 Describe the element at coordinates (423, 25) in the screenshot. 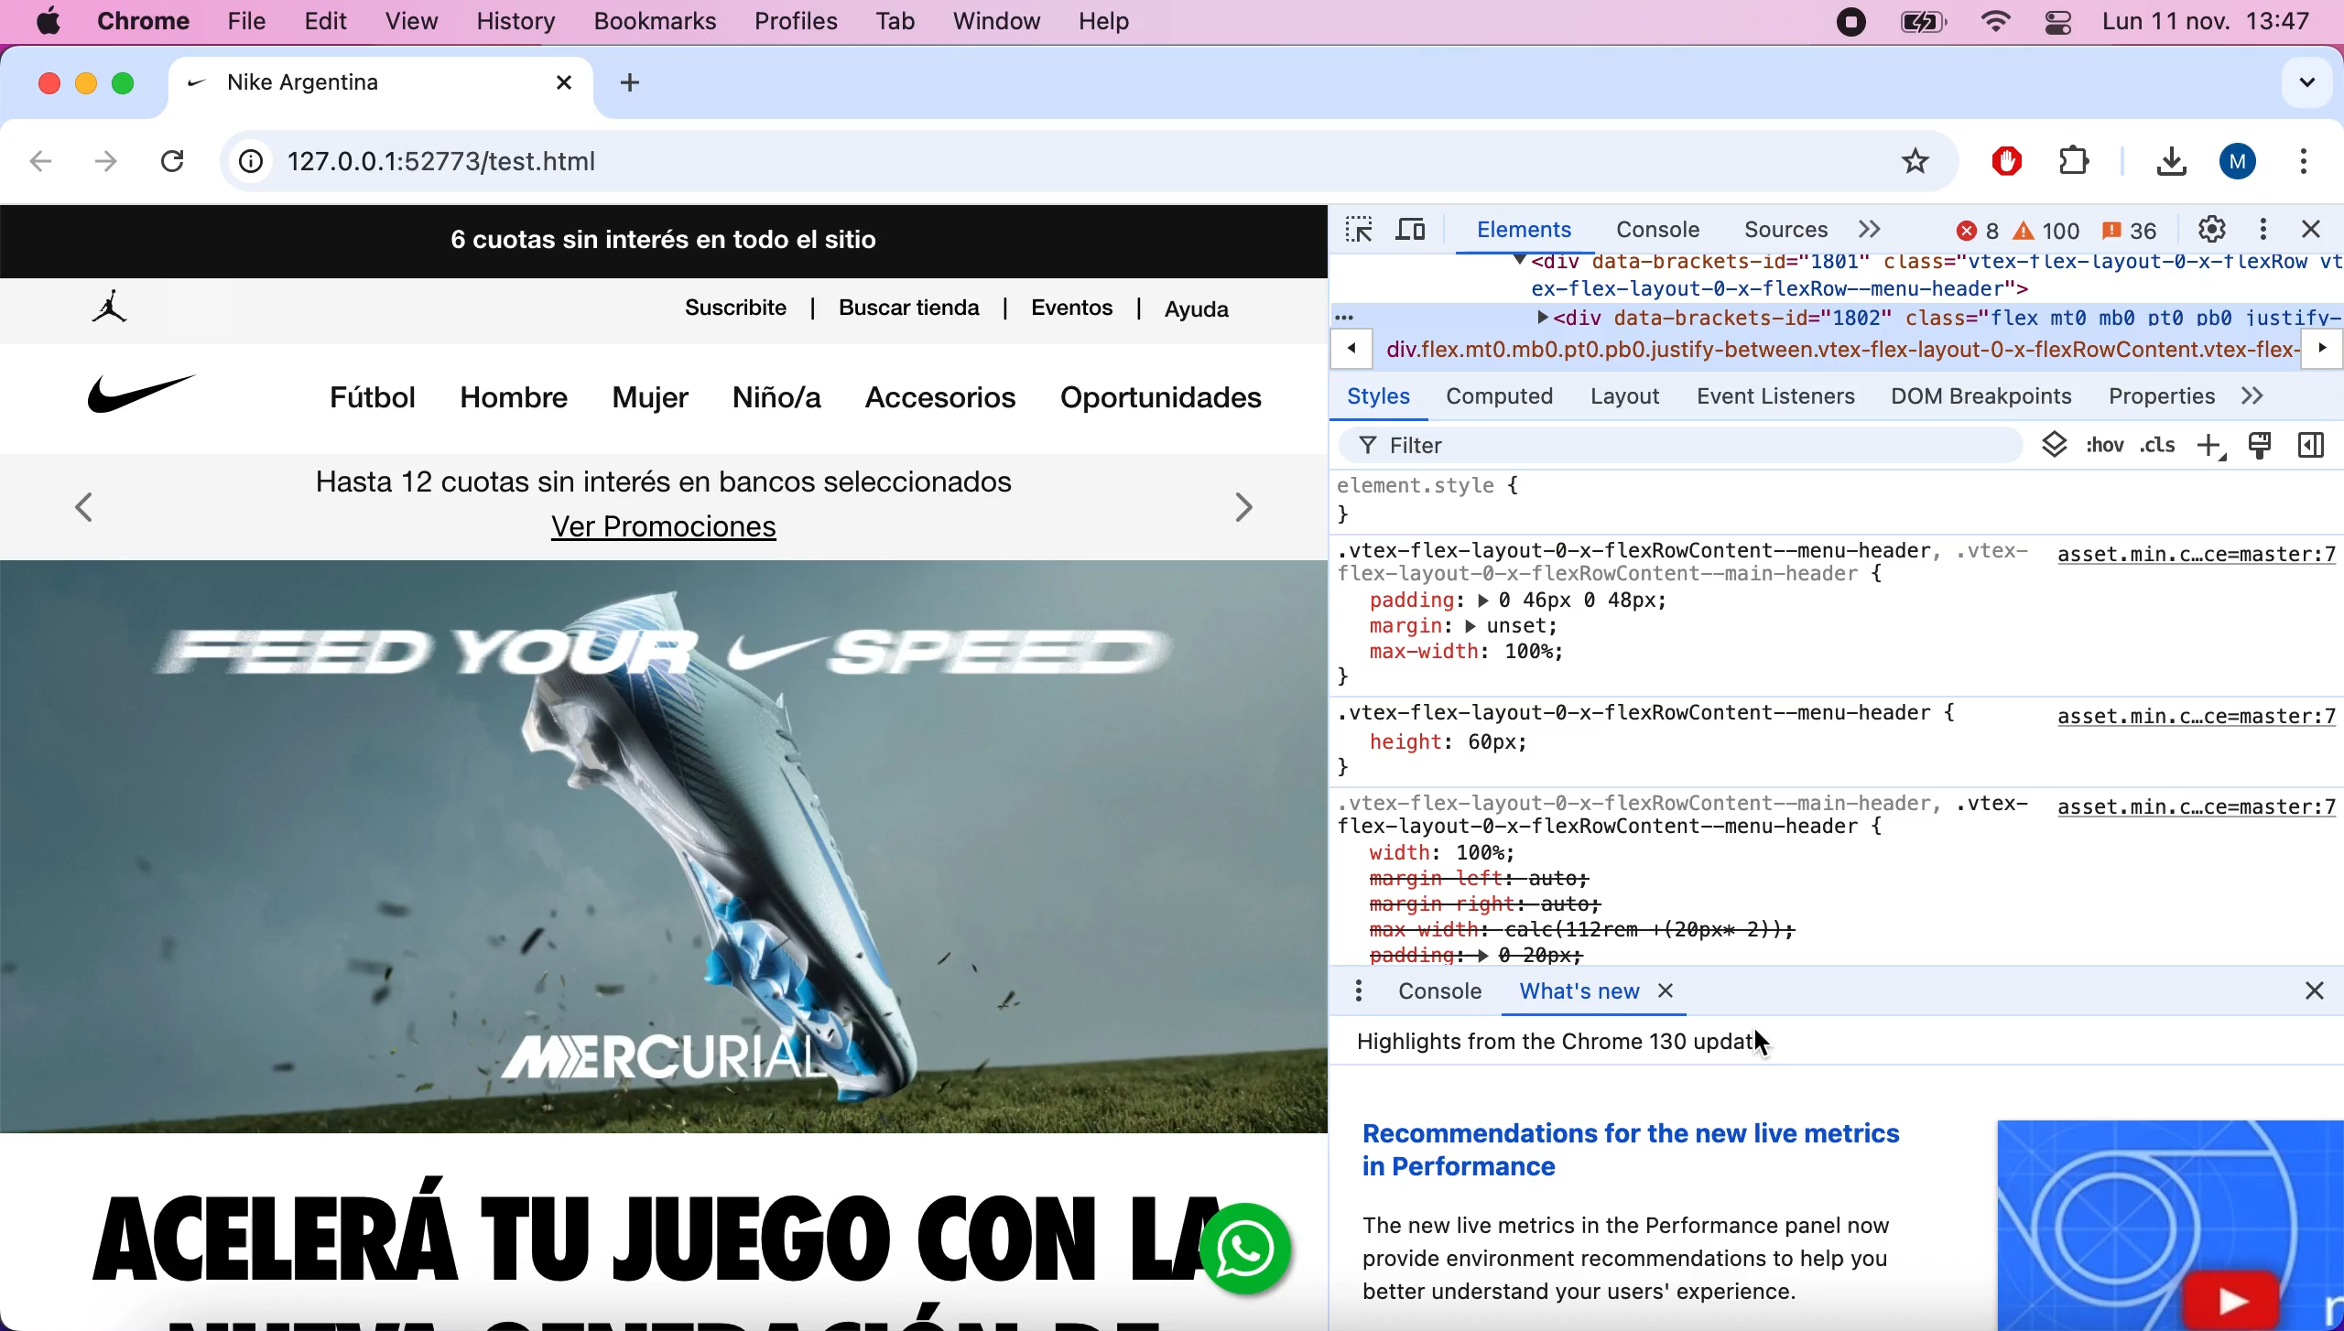

I see `view` at that location.